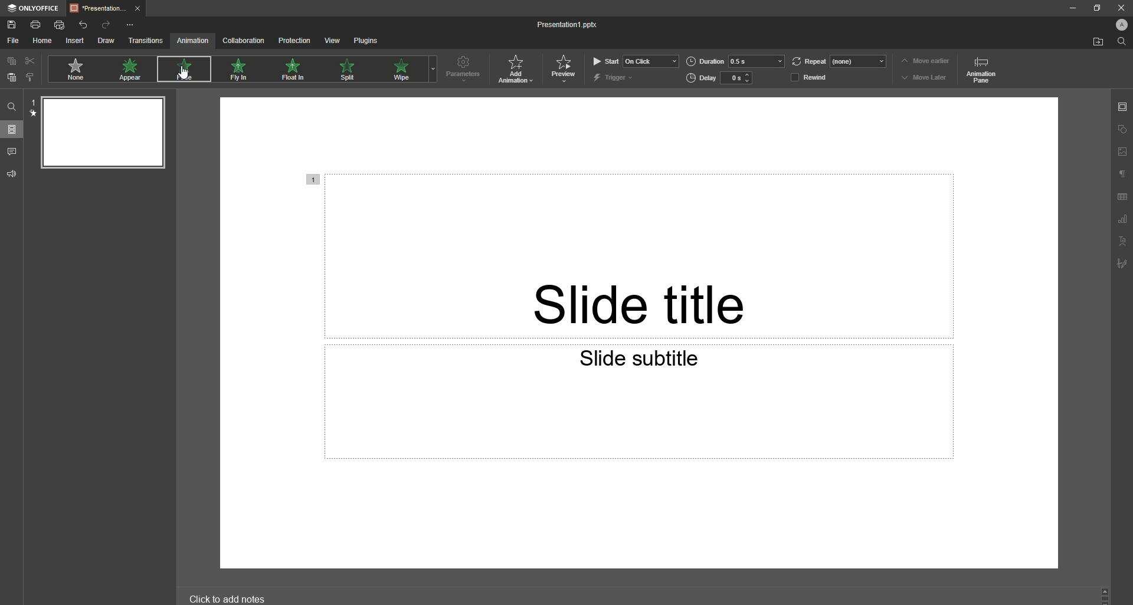  What do you see at coordinates (10, 61) in the screenshot?
I see `Copy` at bounding box center [10, 61].